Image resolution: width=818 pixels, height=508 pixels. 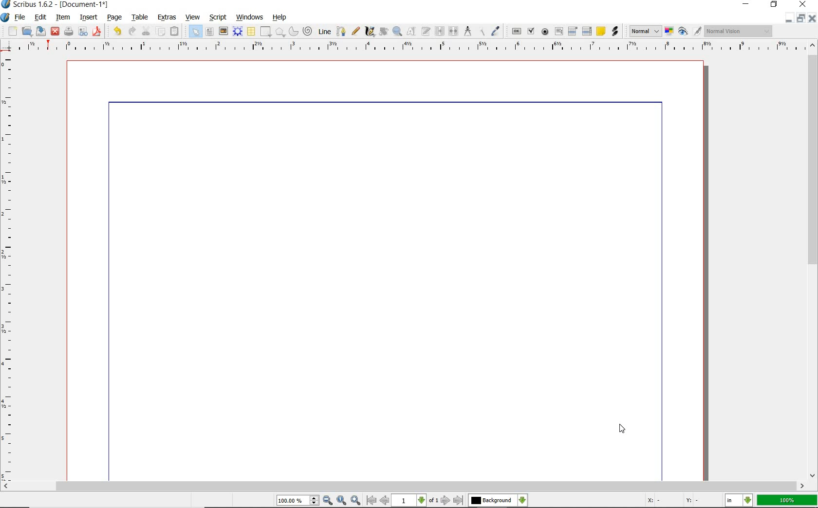 What do you see at coordinates (116, 18) in the screenshot?
I see `page` at bounding box center [116, 18].